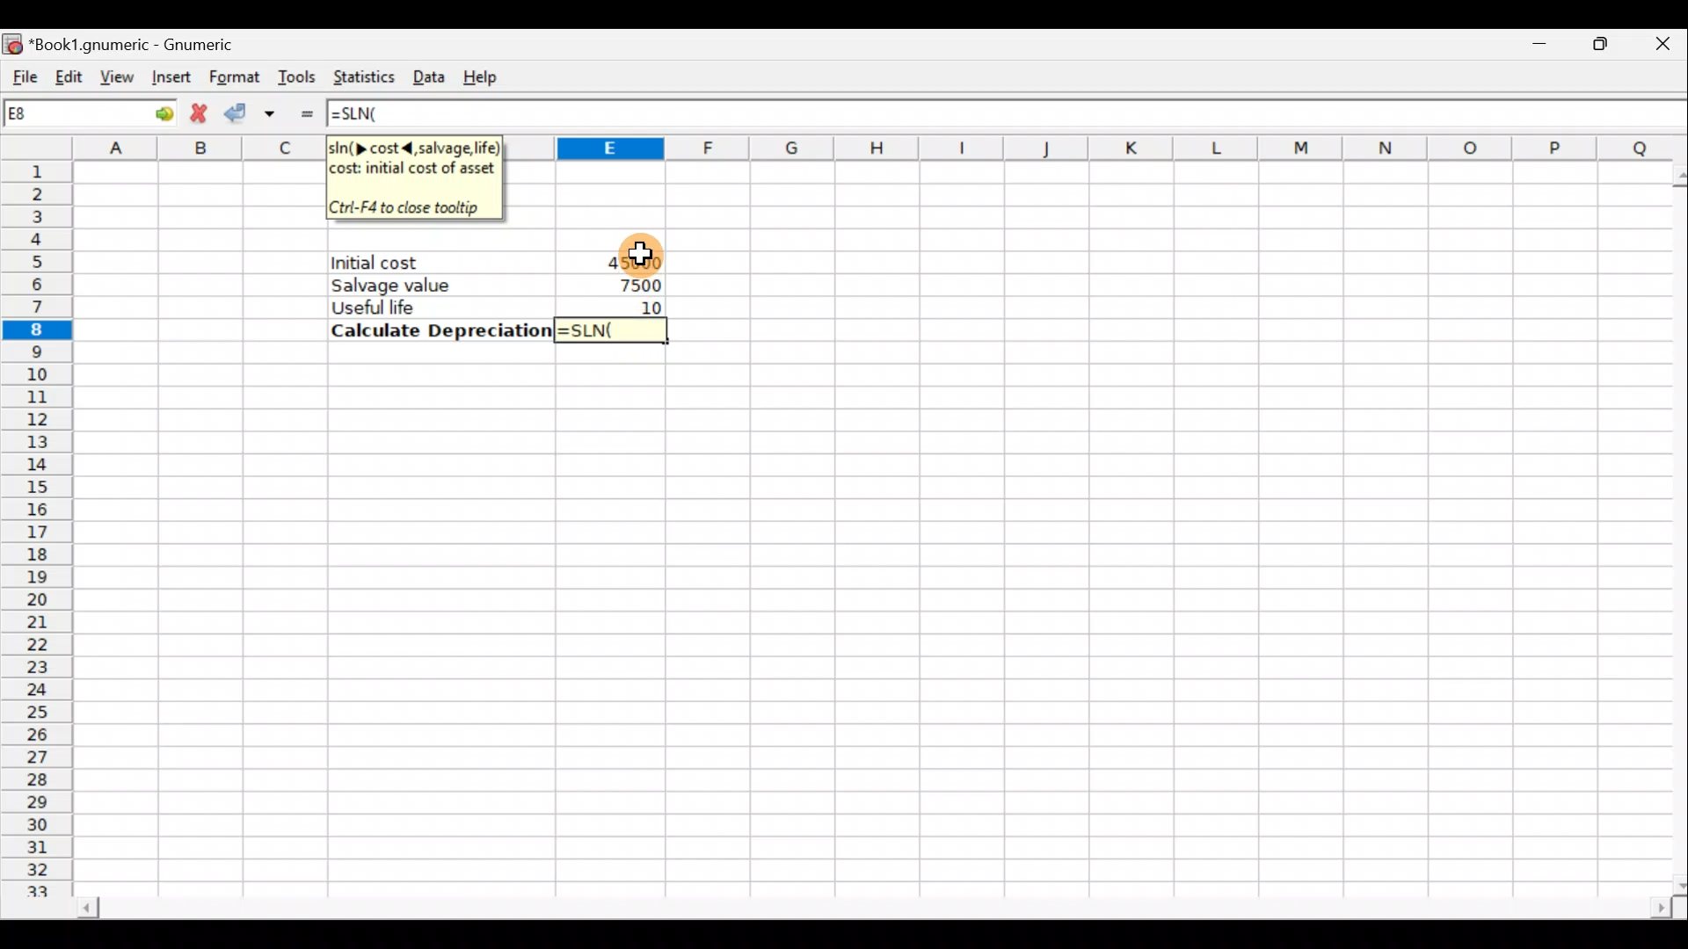 Image resolution: width=1688 pixels, height=949 pixels. I want to click on Format, so click(232, 76).